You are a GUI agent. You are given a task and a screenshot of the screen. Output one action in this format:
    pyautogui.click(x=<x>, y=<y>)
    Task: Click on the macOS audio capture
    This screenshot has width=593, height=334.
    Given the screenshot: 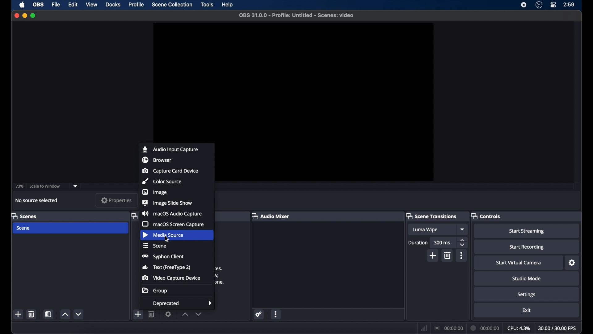 What is the action you would take?
    pyautogui.click(x=171, y=214)
    